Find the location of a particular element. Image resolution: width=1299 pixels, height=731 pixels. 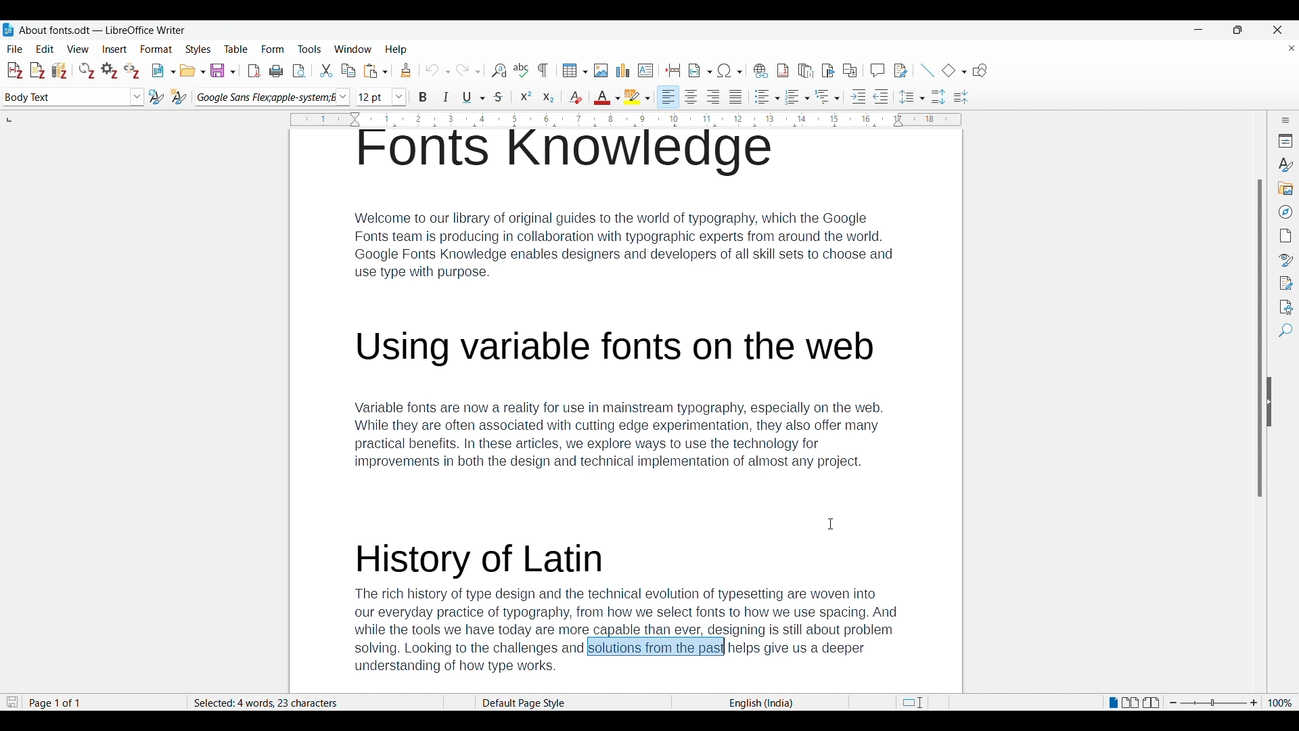

Current page w.r.t. total number of pages is located at coordinates (103, 703).